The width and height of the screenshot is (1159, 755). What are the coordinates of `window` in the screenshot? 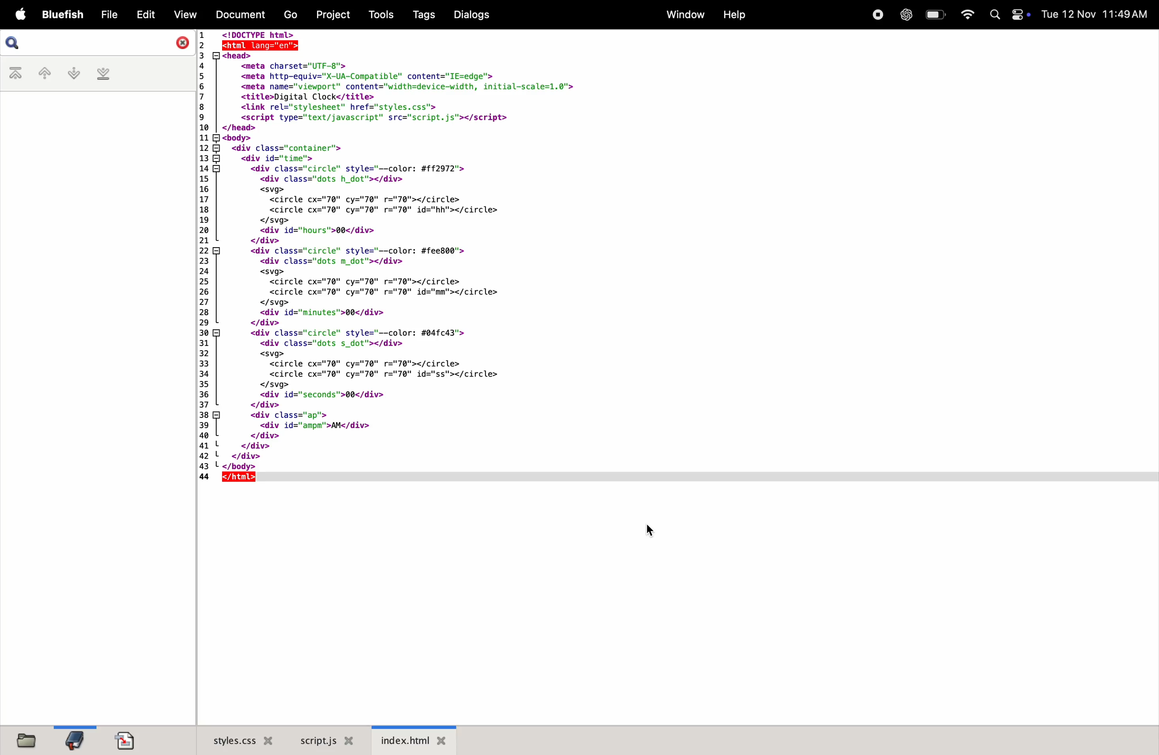 It's located at (685, 14).